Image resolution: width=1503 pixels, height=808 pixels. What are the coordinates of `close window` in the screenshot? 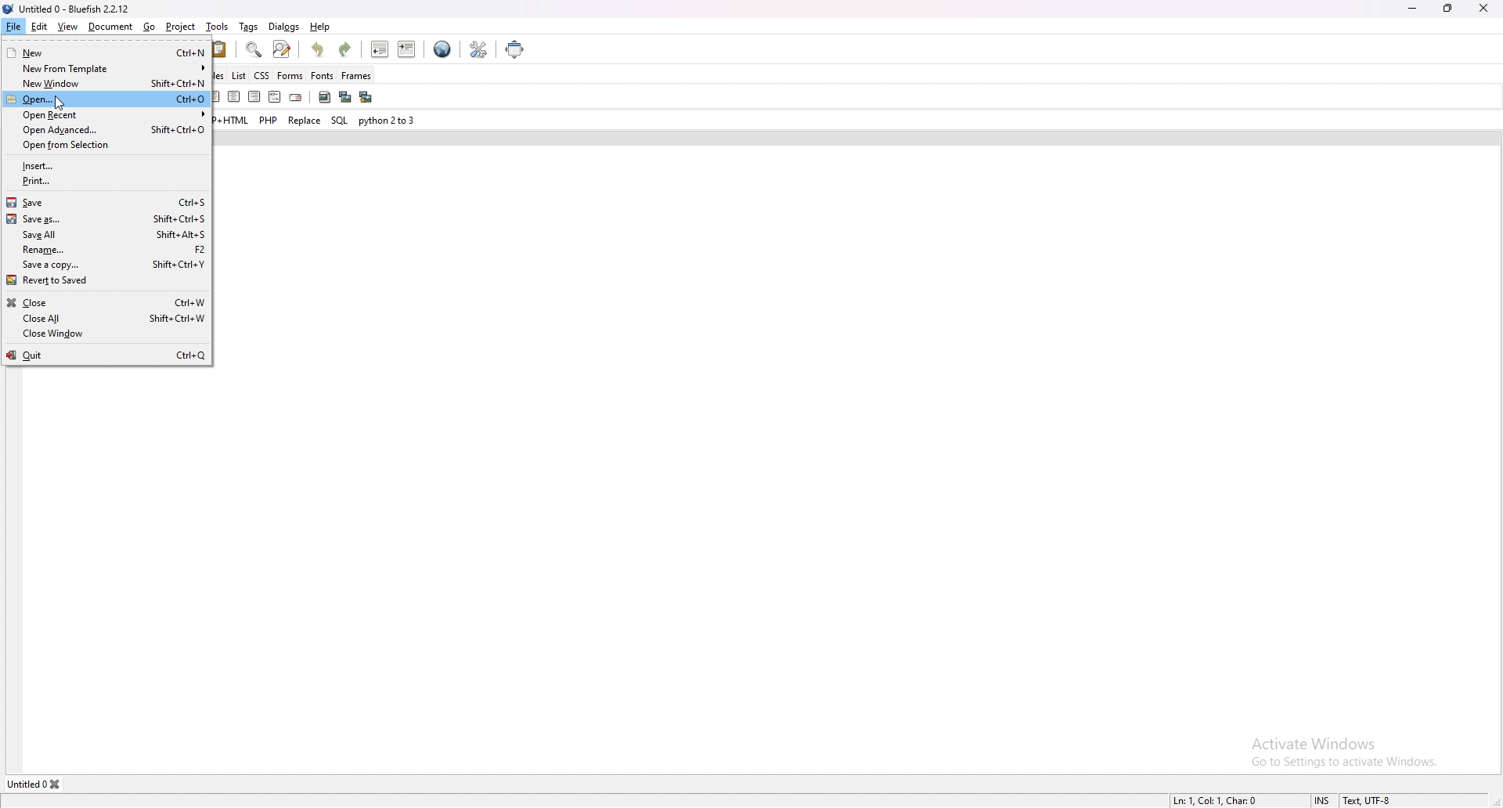 It's located at (49, 334).